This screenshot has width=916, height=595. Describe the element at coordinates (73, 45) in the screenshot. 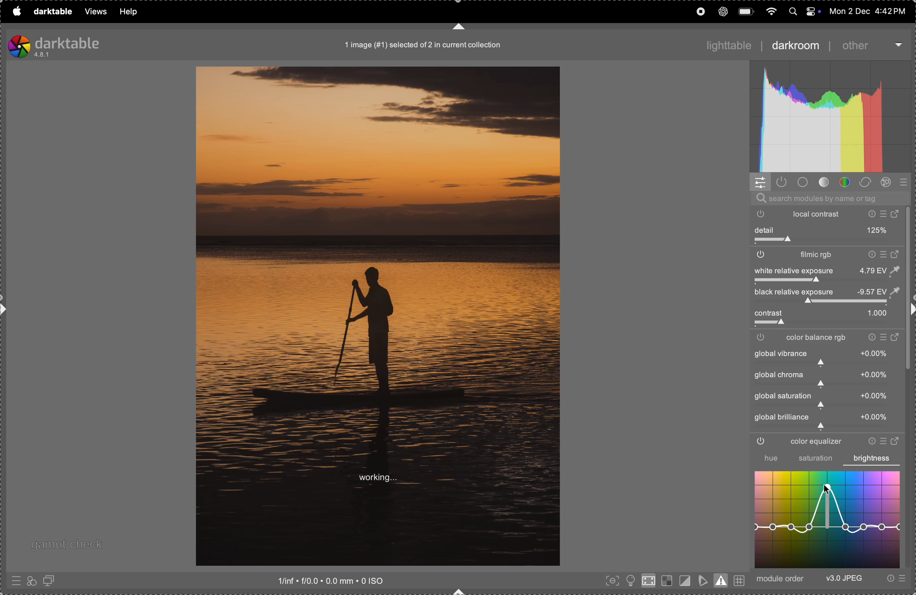

I see `darktable version` at that location.